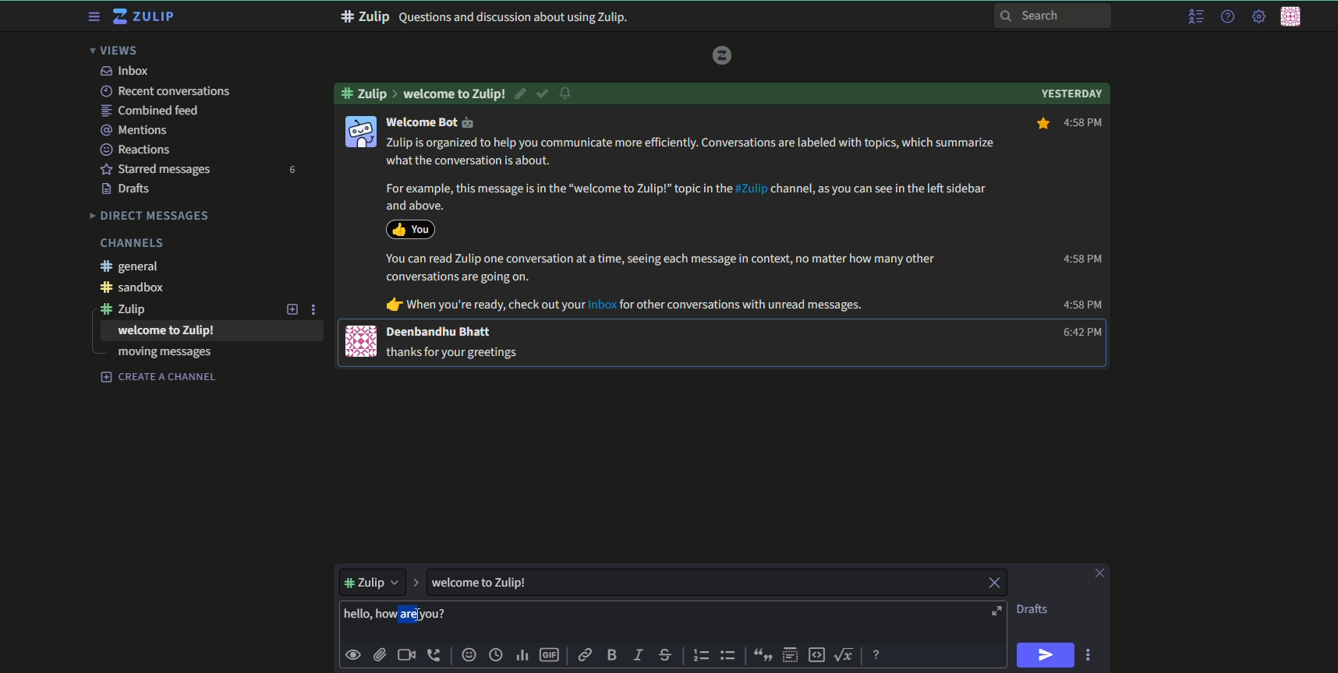 This screenshot has height=673, width=1338. I want to click on help menu, so click(1226, 17).